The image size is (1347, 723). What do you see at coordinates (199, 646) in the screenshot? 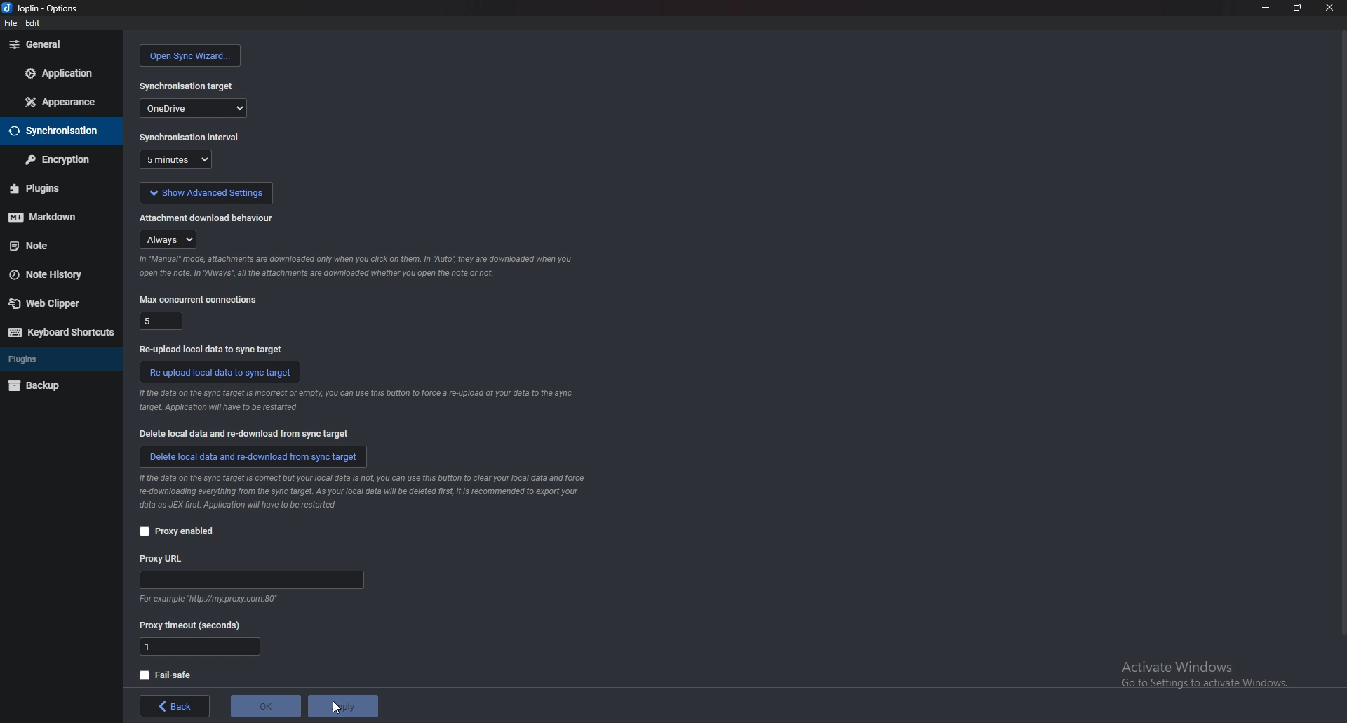
I see `proxy timeout` at bounding box center [199, 646].